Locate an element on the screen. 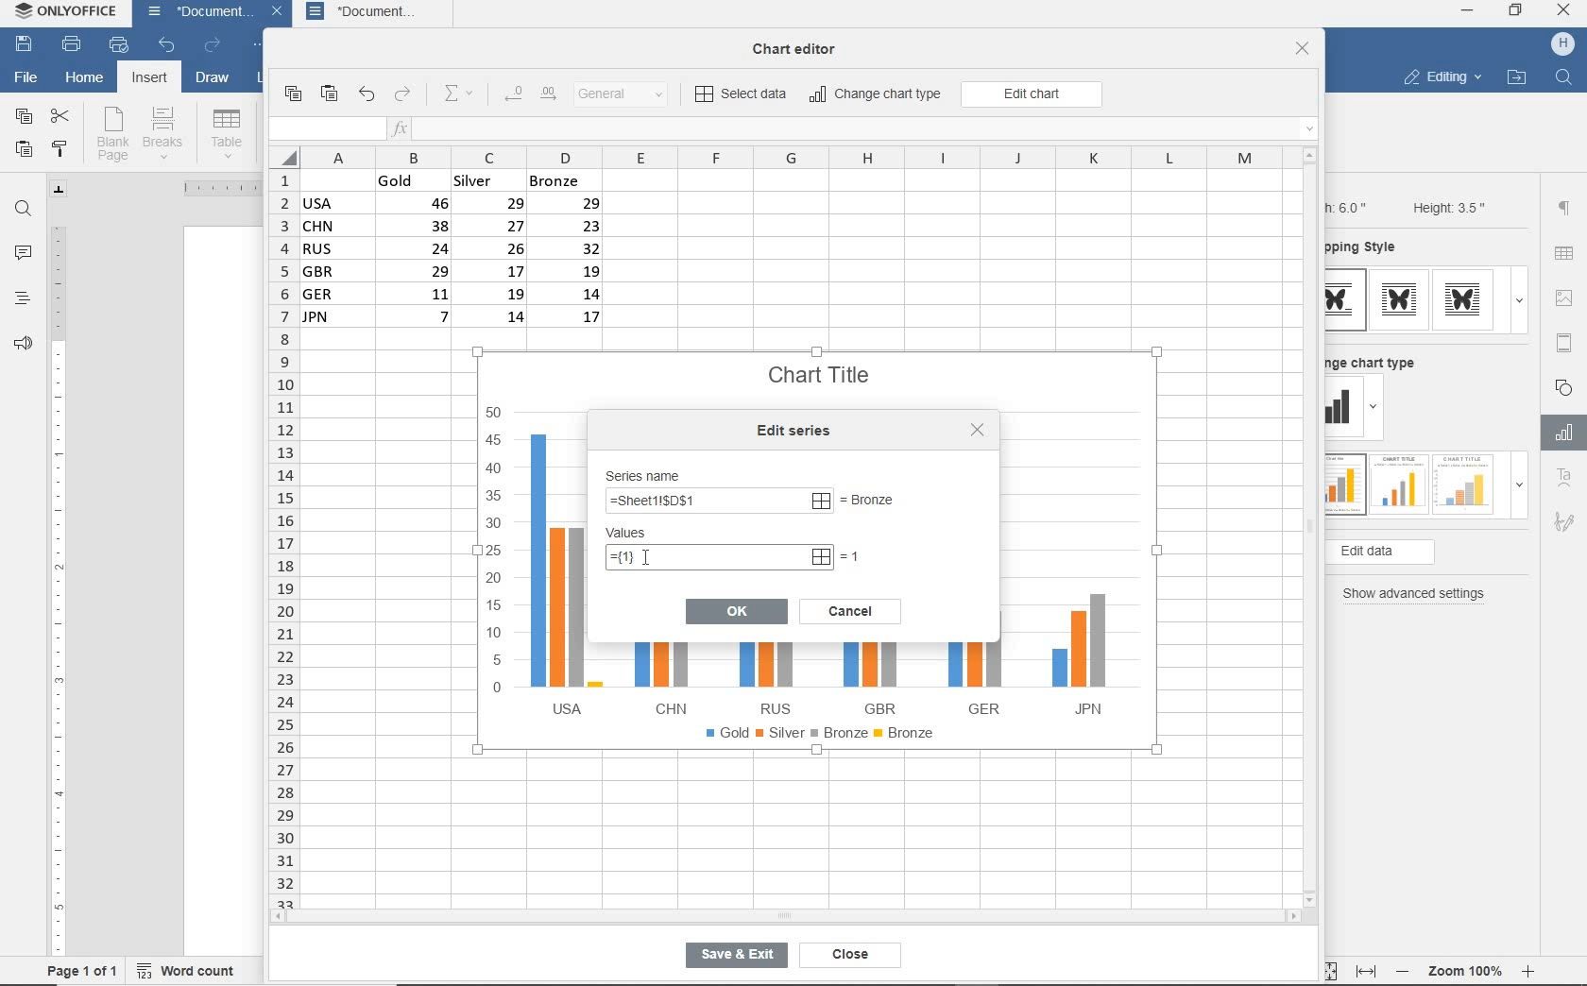  GER is located at coordinates (973, 673).